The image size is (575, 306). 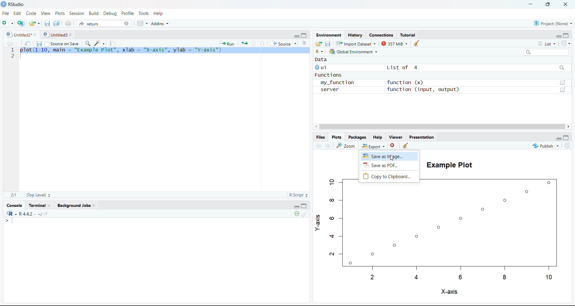 I want to click on Create a project, so click(x=21, y=23).